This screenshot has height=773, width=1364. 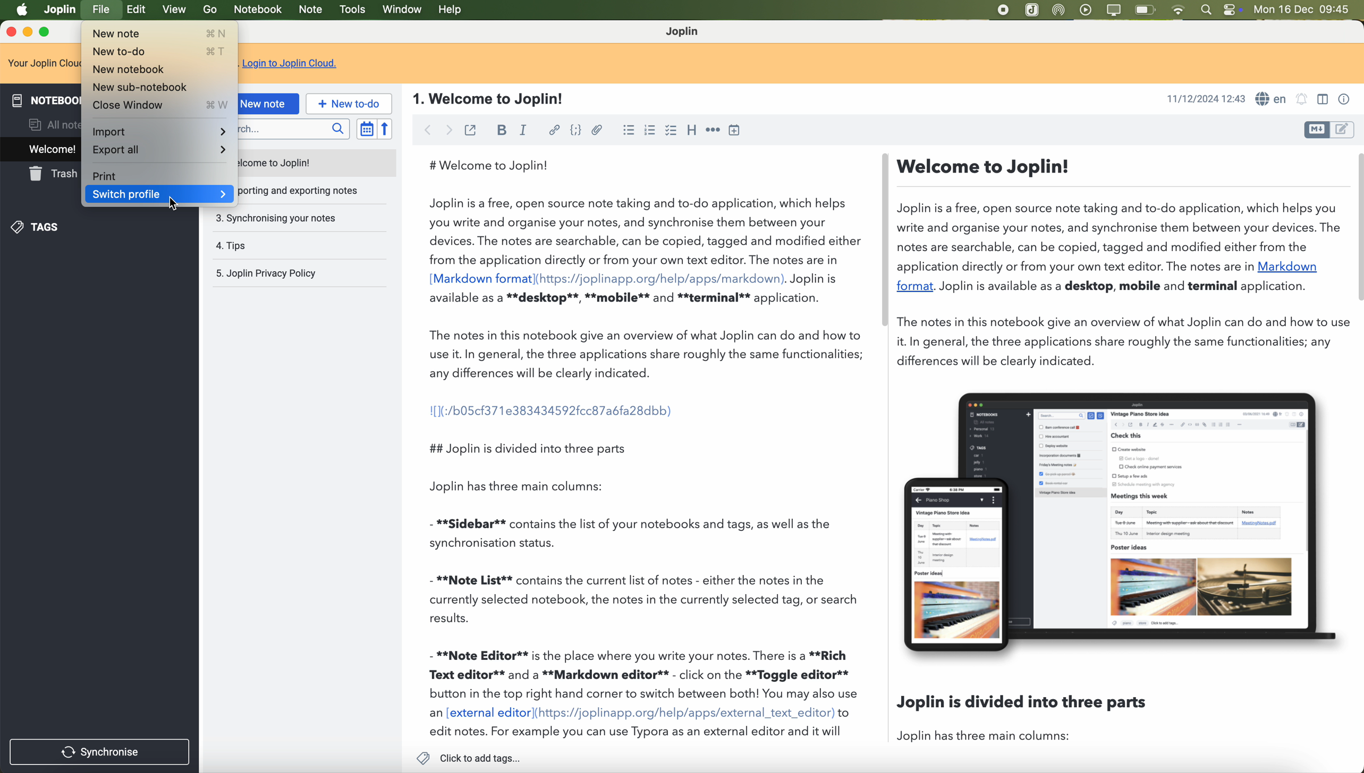 What do you see at coordinates (1119, 523) in the screenshot?
I see `image` at bounding box center [1119, 523].